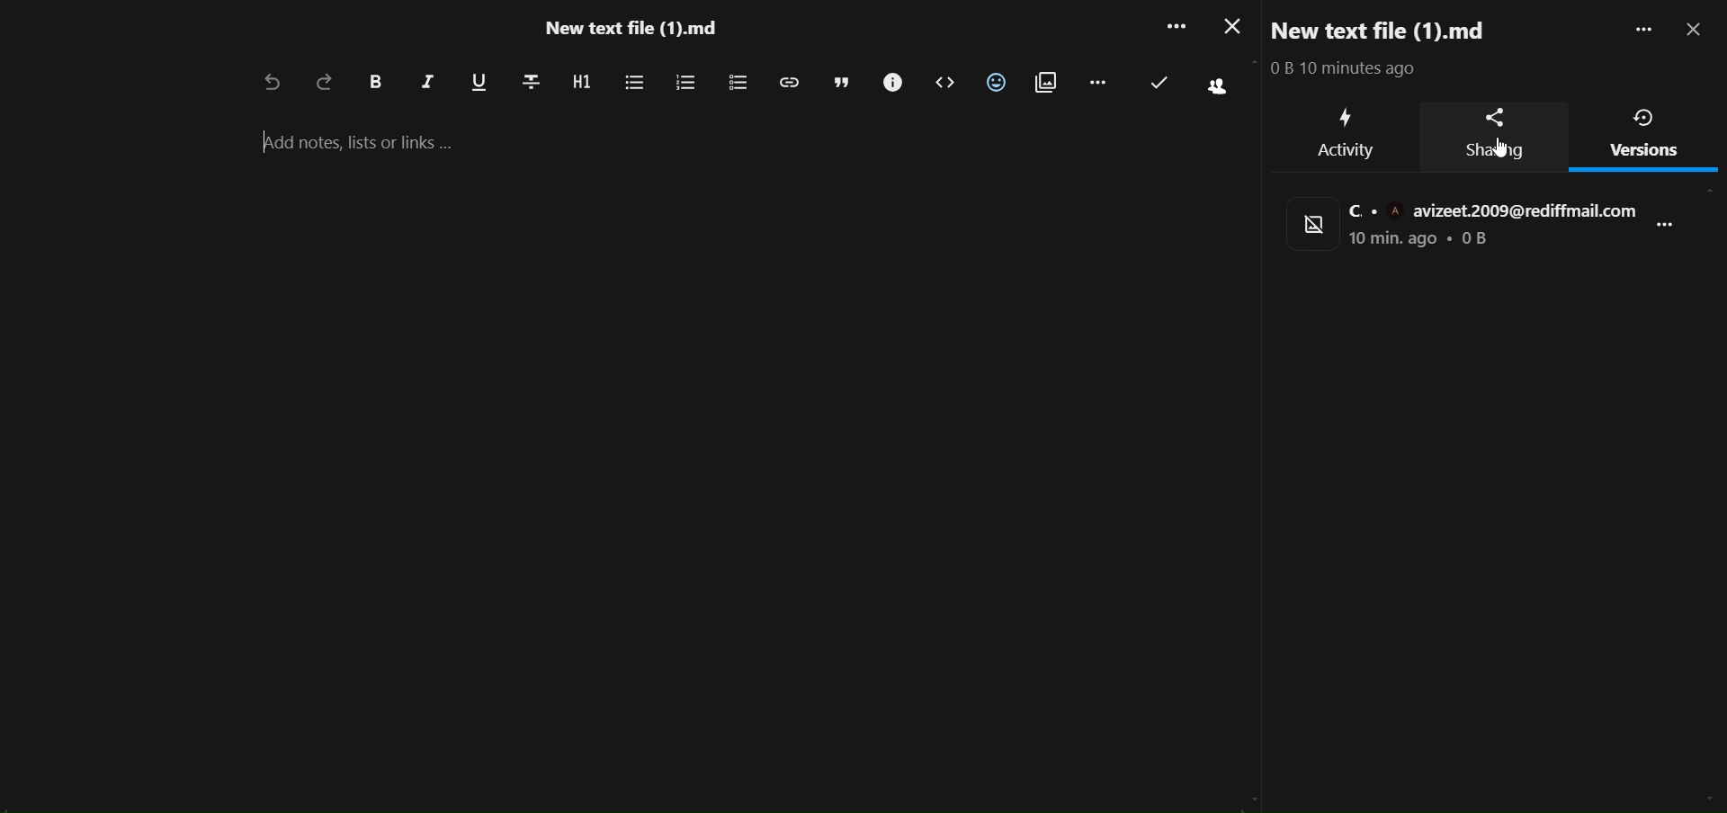  I want to click on underline, so click(479, 84).